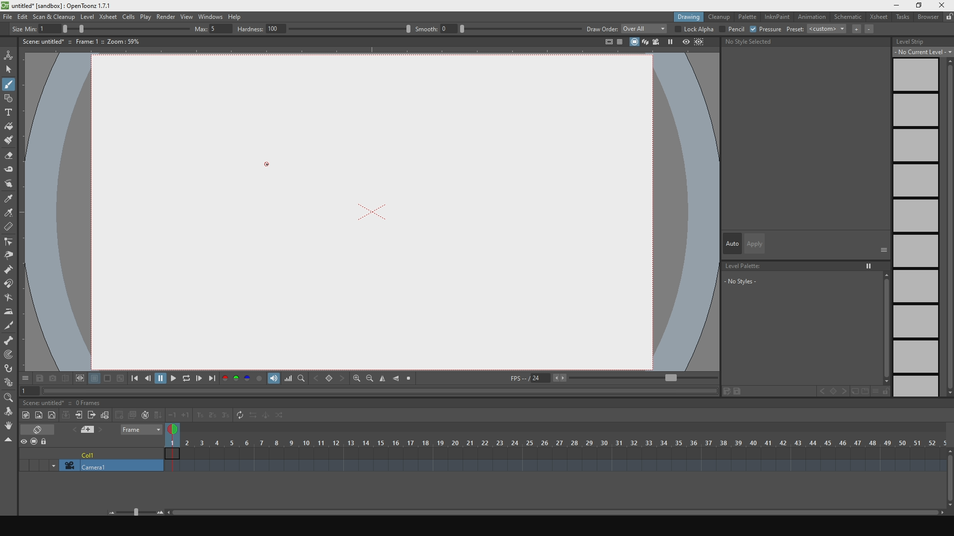  Describe the element at coordinates (884, 250) in the screenshot. I see `options` at that location.